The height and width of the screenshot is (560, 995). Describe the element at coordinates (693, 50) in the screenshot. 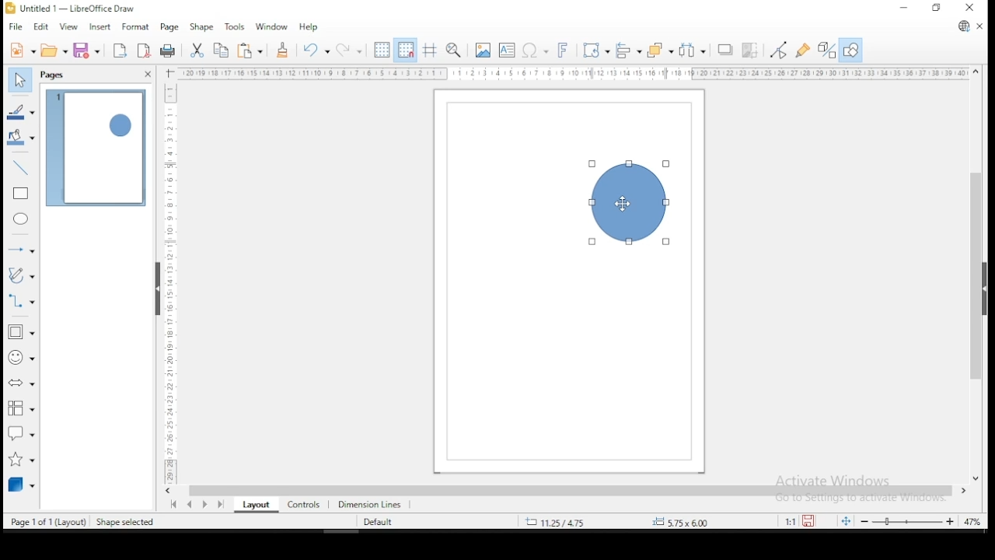

I see `select at leat three items to distribute` at that location.